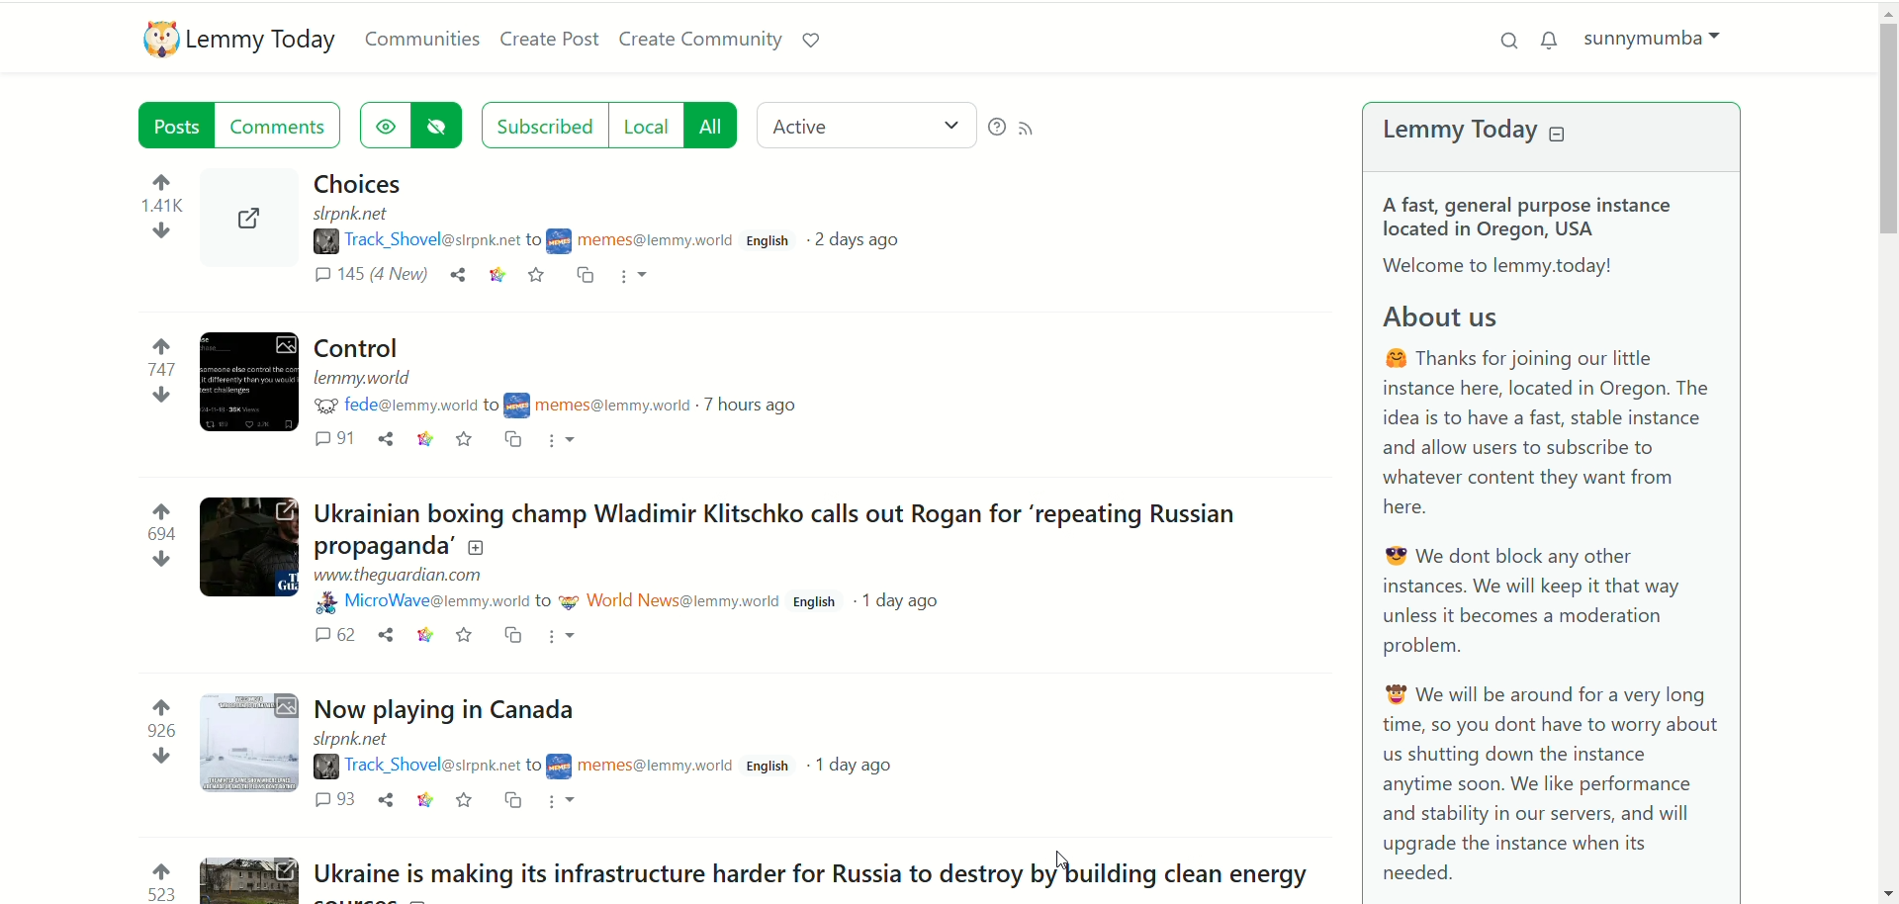  What do you see at coordinates (668, 603) in the screenshot?
I see `community` at bounding box center [668, 603].